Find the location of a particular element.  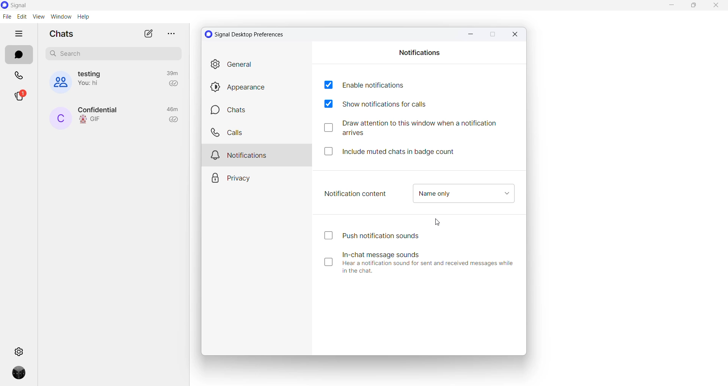

close is located at coordinates (715, 8).